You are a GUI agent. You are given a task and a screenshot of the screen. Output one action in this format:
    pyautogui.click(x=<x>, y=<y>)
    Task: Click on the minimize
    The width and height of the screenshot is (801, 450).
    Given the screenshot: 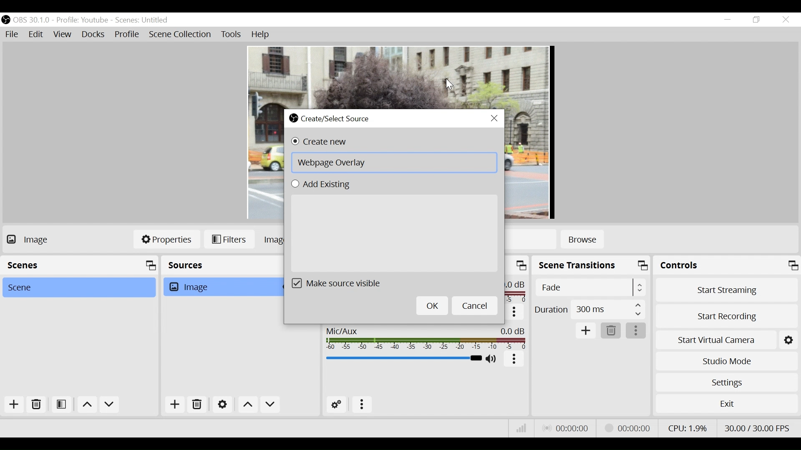 What is the action you would take?
    pyautogui.click(x=728, y=19)
    